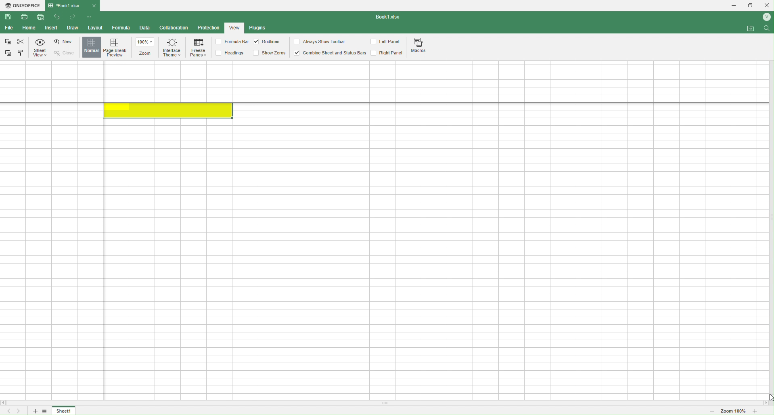 This screenshot has height=415, width=774. Describe the element at coordinates (259, 28) in the screenshot. I see `Plugins` at that location.